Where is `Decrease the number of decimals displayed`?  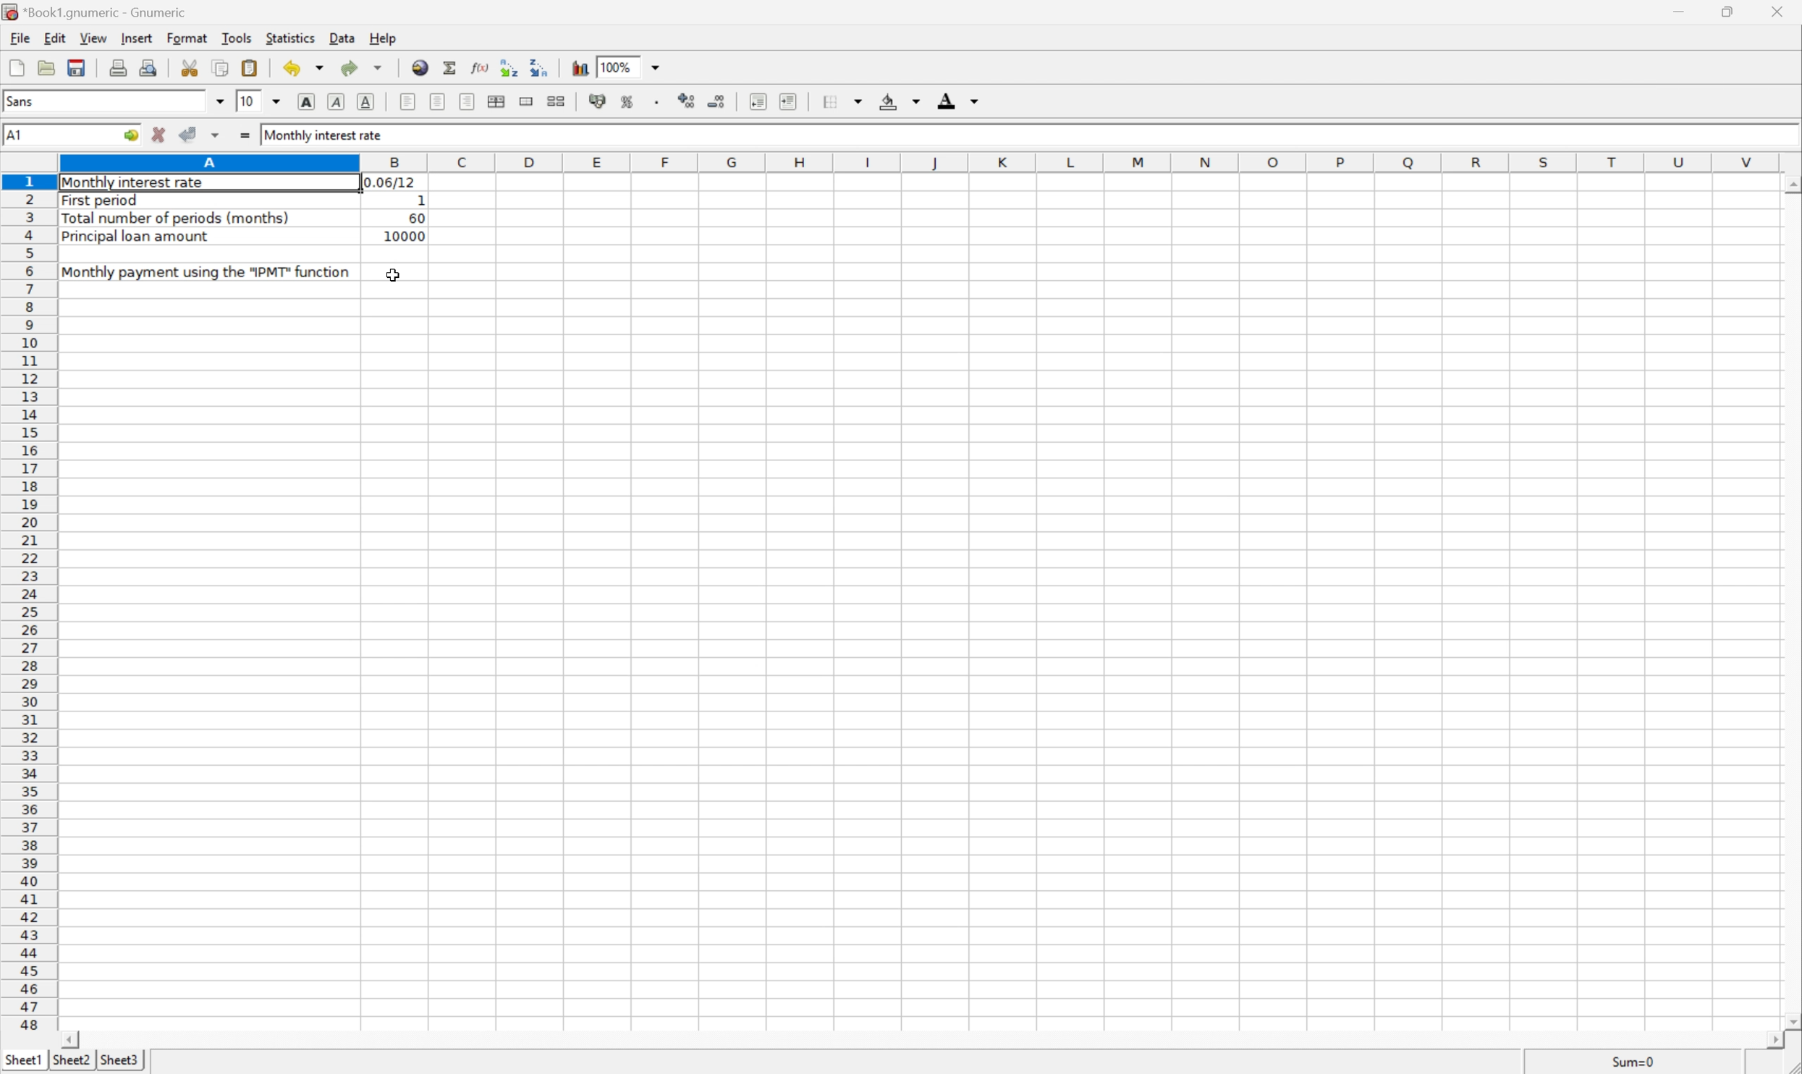
Decrease the number of decimals displayed is located at coordinates (718, 101).